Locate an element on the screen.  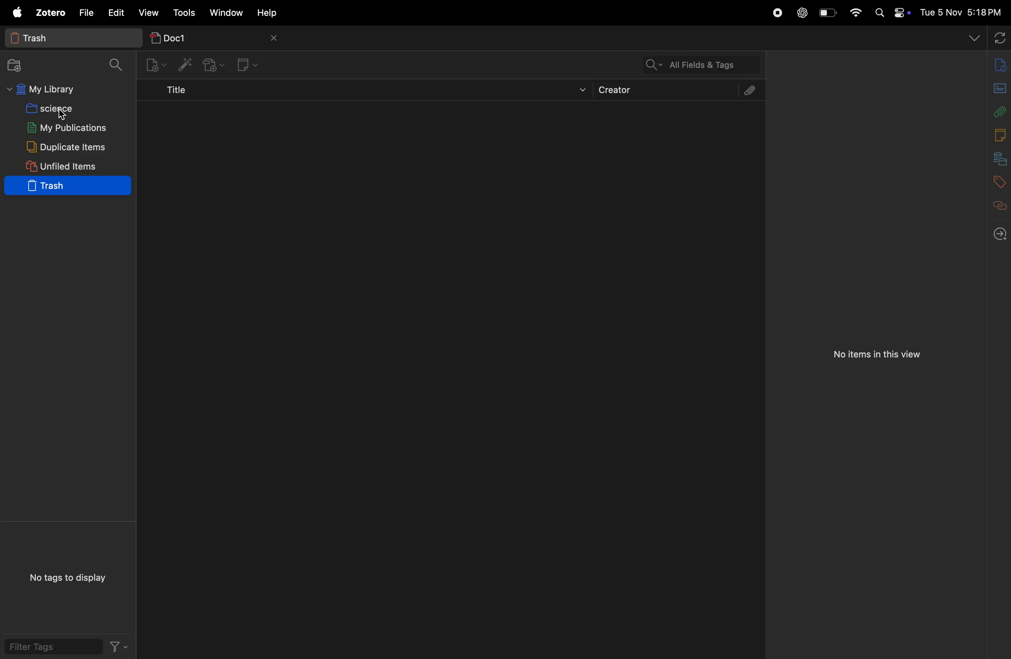
Search is located at coordinates (878, 11).